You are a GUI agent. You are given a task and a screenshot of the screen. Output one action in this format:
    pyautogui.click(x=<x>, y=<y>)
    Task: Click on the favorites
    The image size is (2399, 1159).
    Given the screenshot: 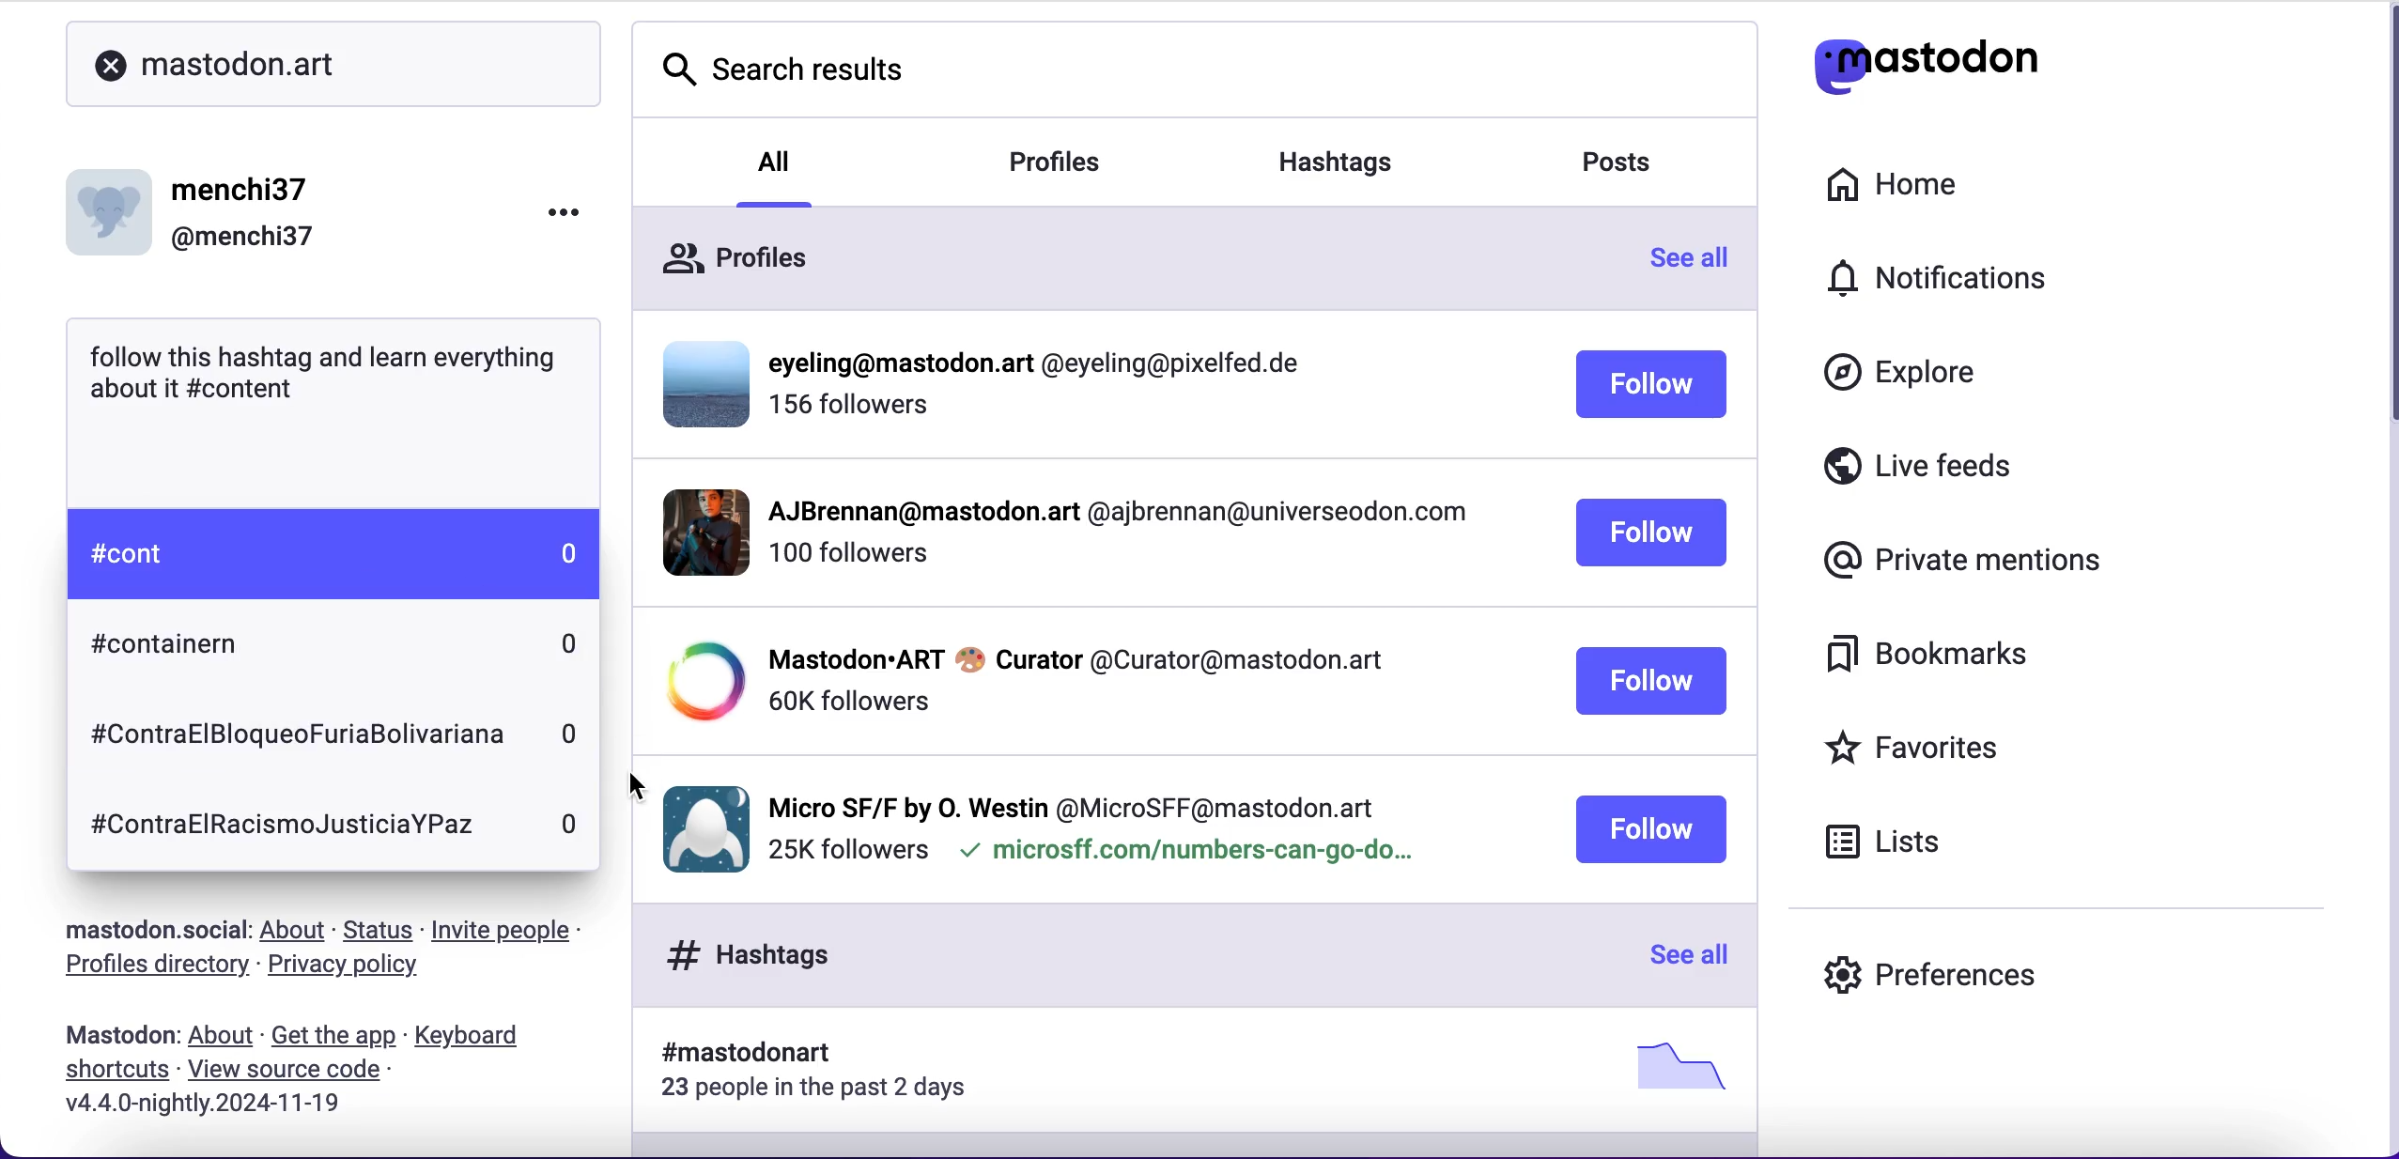 What is the action you would take?
    pyautogui.click(x=1961, y=747)
    